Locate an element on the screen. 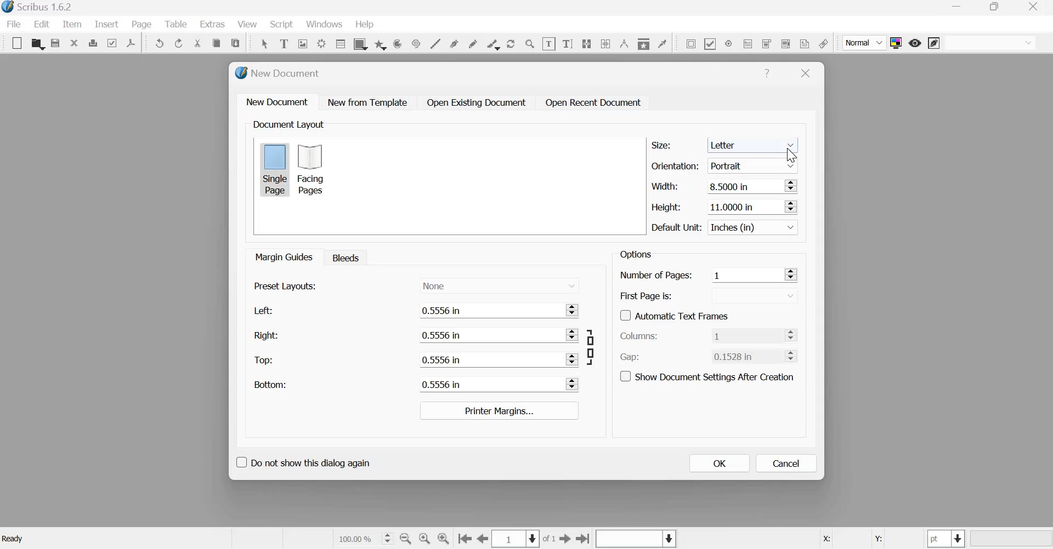  Link text frames is located at coordinates (586, 42).